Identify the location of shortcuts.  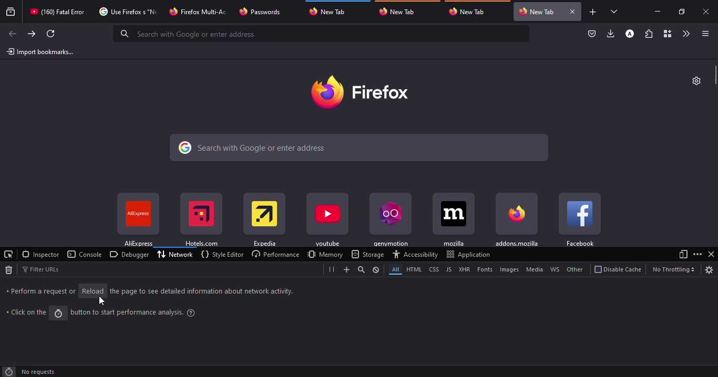
(201, 221).